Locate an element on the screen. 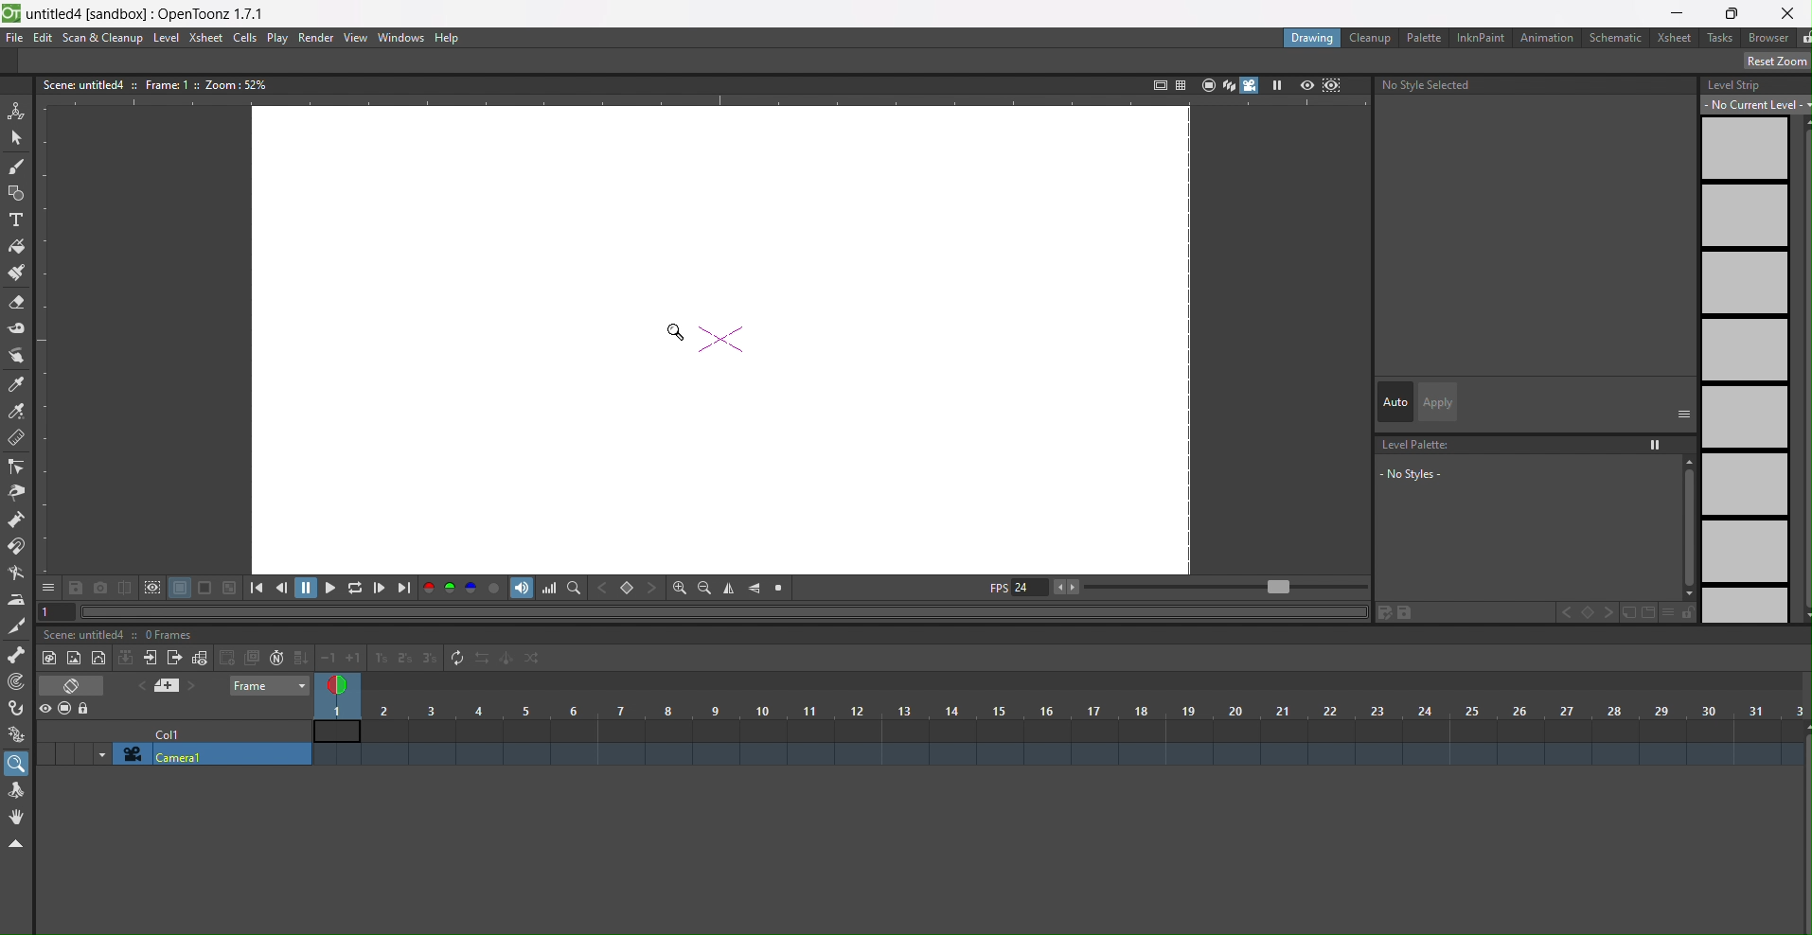 The image size is (1812, 935).  is located at coordinates (17, 789).